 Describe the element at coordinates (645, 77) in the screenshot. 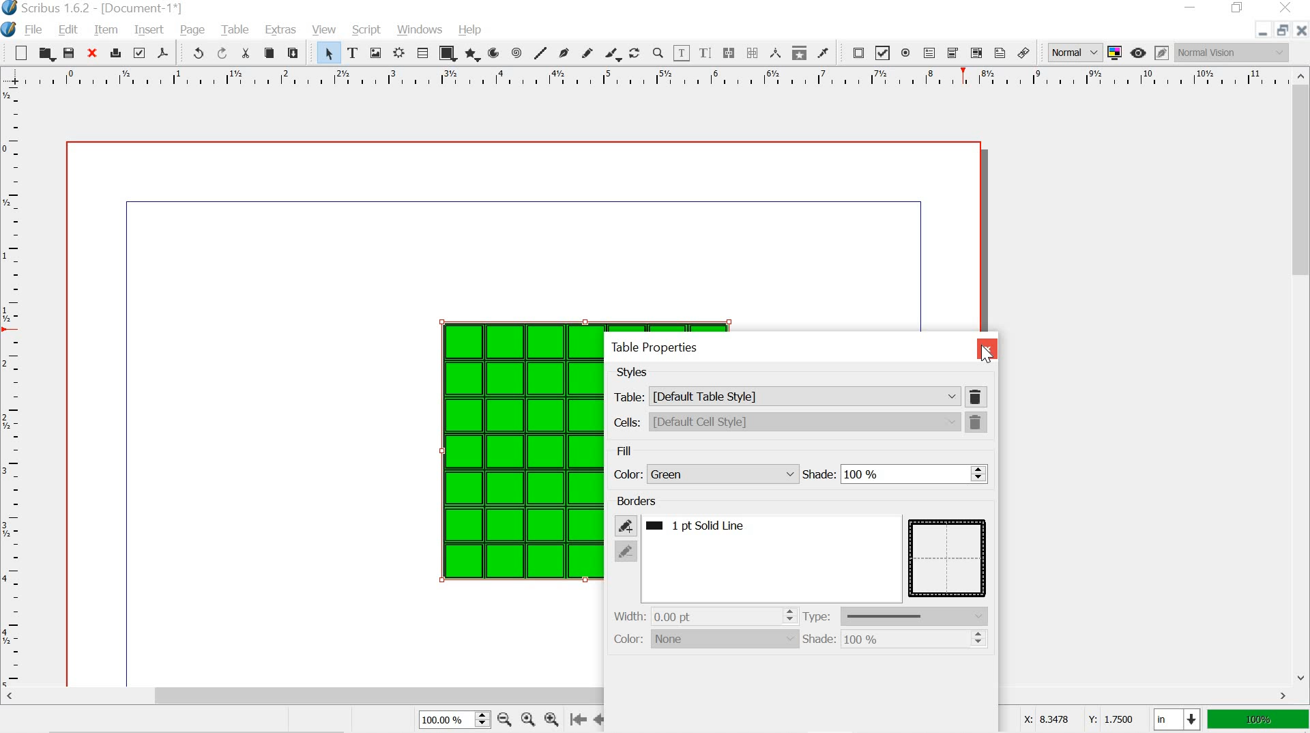

I see `ruler` at that location.